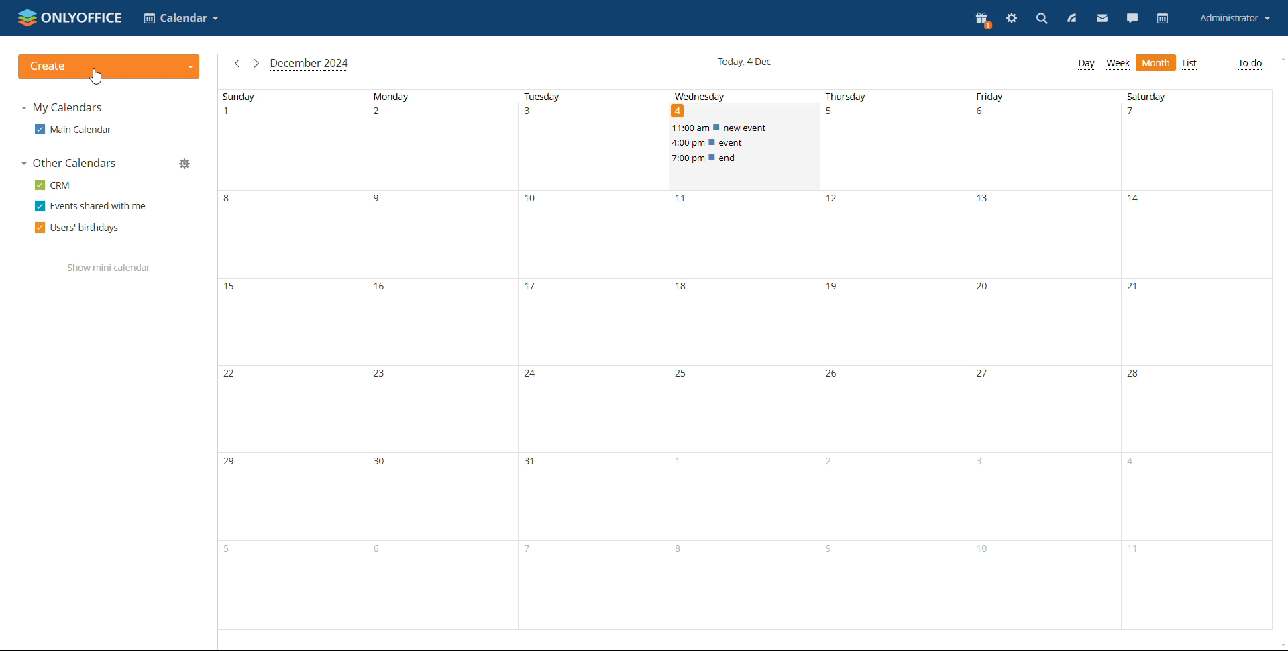 This screenshot has width=1288, height=651. Describe the element at coordinates (72, 130) in the screenshot. I see `main calendar` at that location.